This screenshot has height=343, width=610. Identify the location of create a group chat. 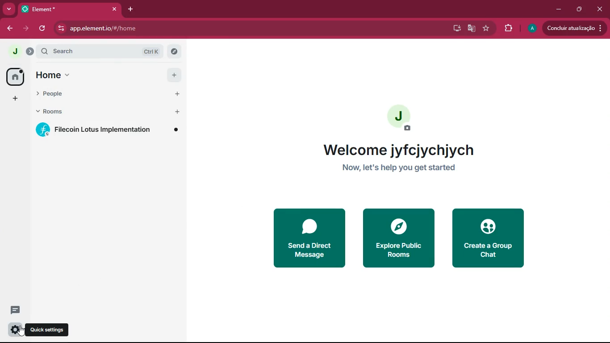
(490, 238).